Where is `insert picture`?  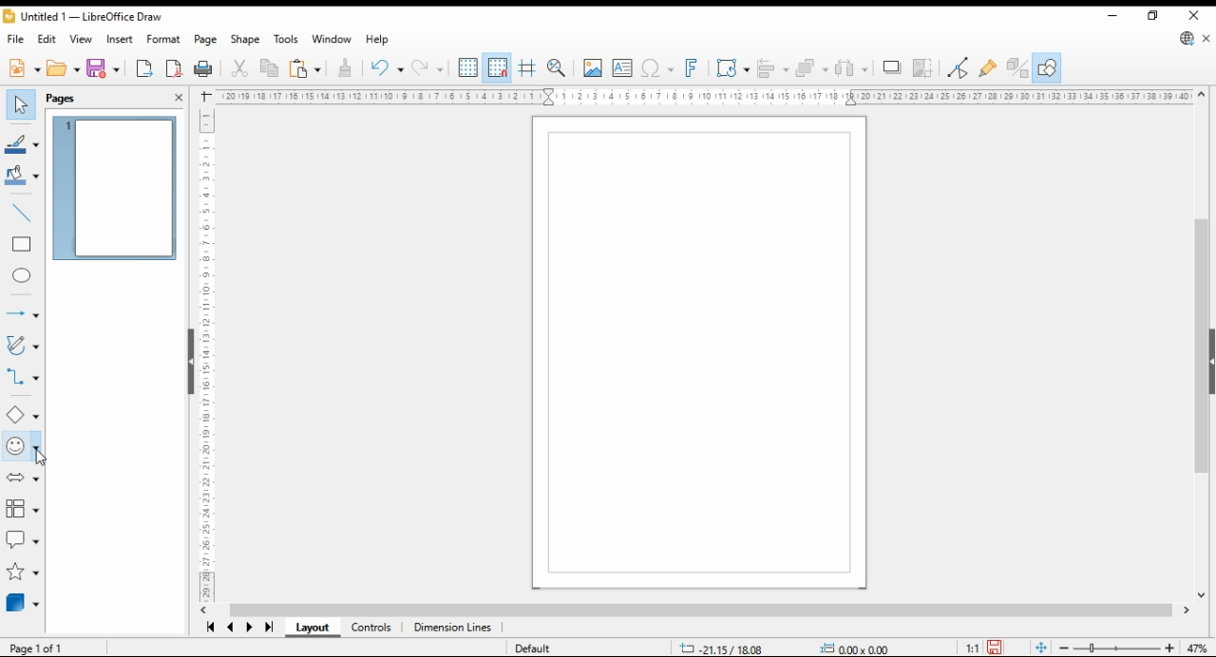 insert picture is located at coordinates (592, 68).